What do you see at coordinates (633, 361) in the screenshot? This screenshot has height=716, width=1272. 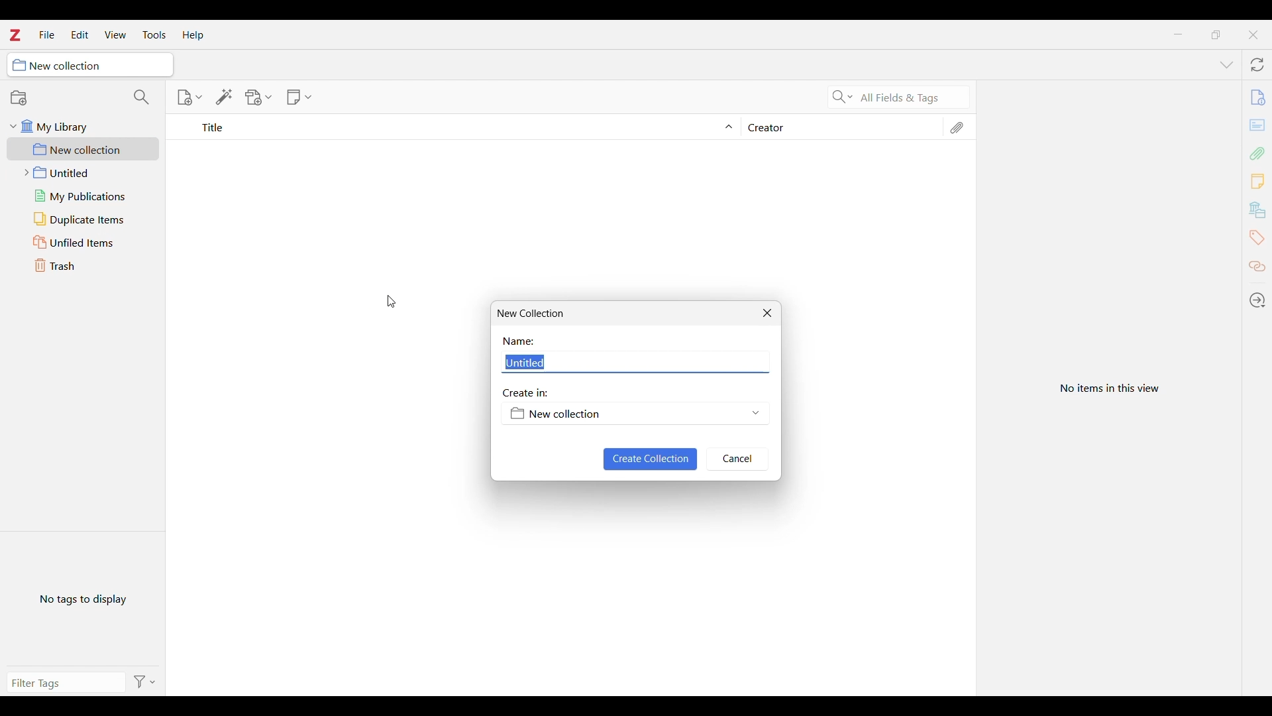 I see `Typing name of new collection` at bounding box center [633, 361].